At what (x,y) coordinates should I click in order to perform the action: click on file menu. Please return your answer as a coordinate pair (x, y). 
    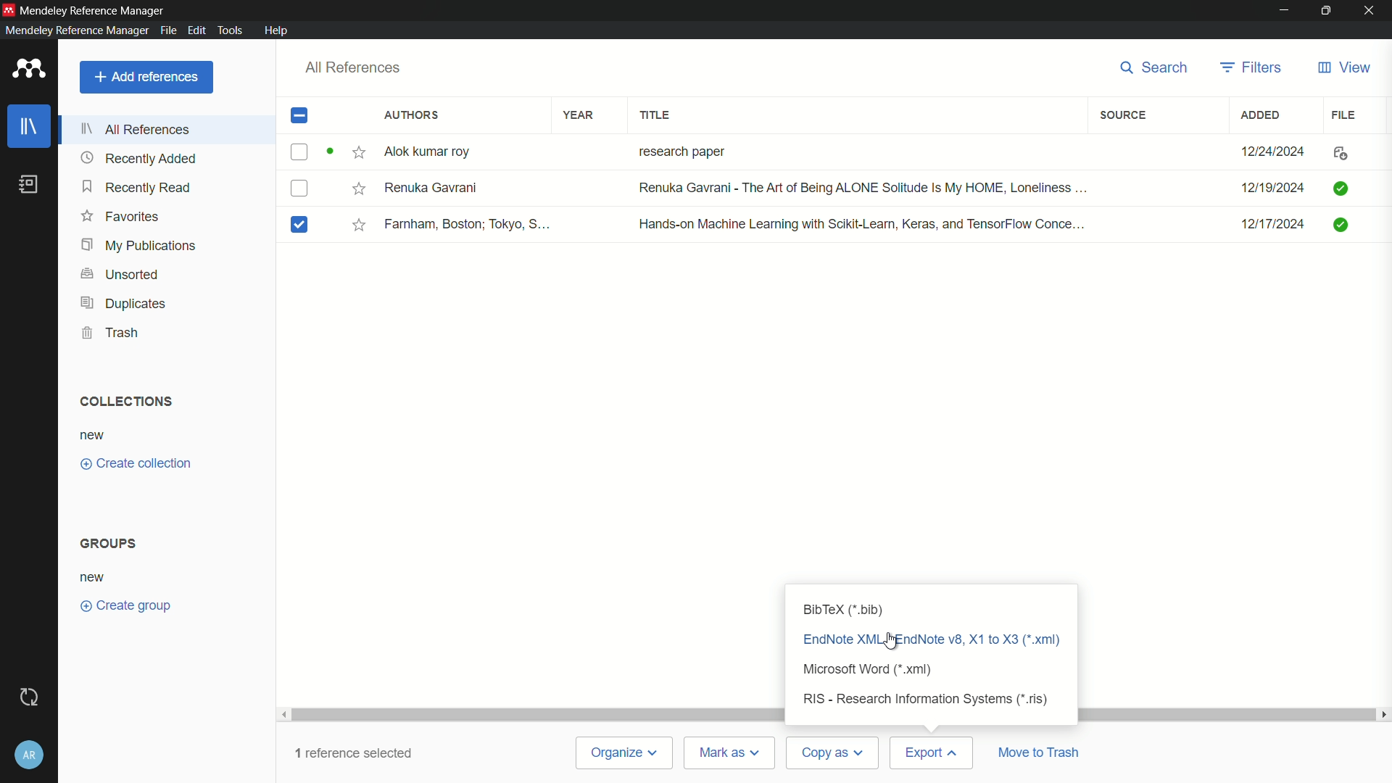
    Looking at the image, I should click on (169, 32).